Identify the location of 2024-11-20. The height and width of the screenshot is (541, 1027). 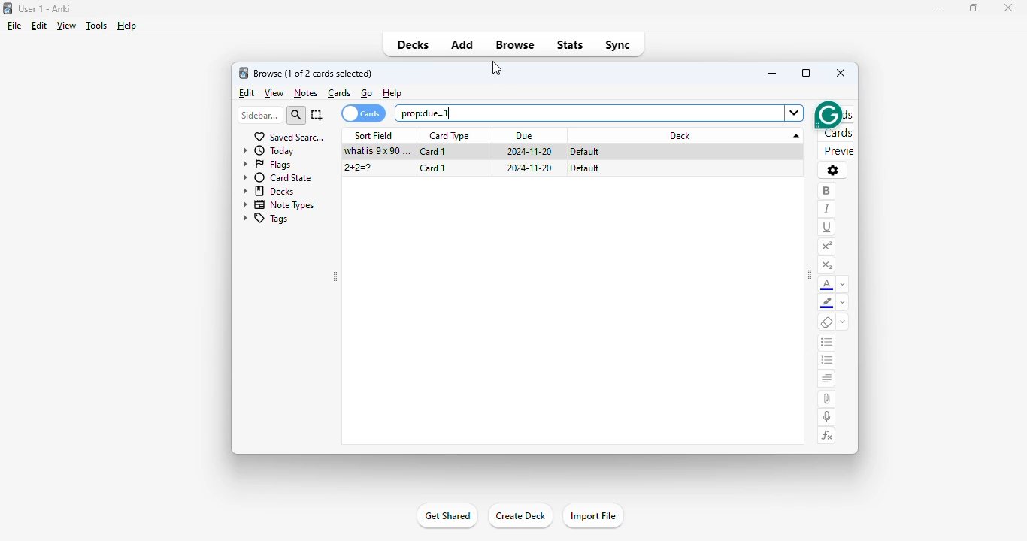
(530, 168).